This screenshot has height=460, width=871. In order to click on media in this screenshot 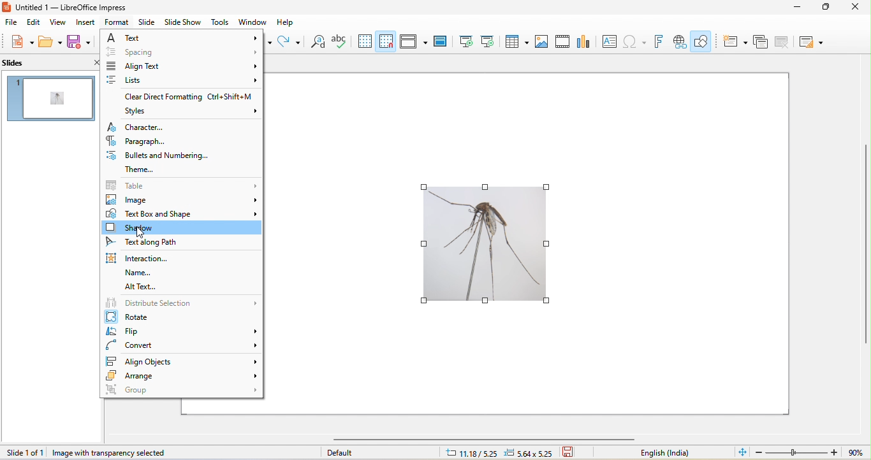, I will do `click(562, 41)`.